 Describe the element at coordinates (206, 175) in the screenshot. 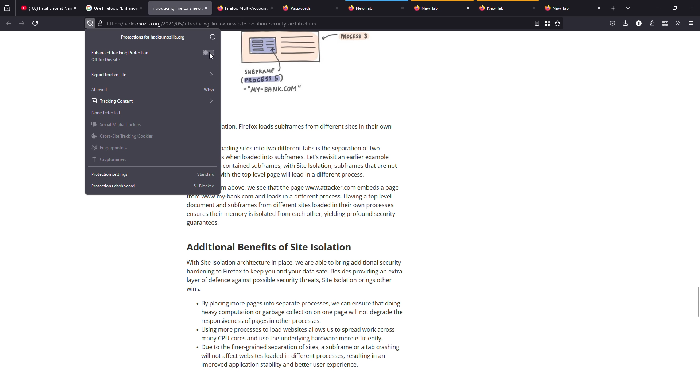

I see `standard` at that location.